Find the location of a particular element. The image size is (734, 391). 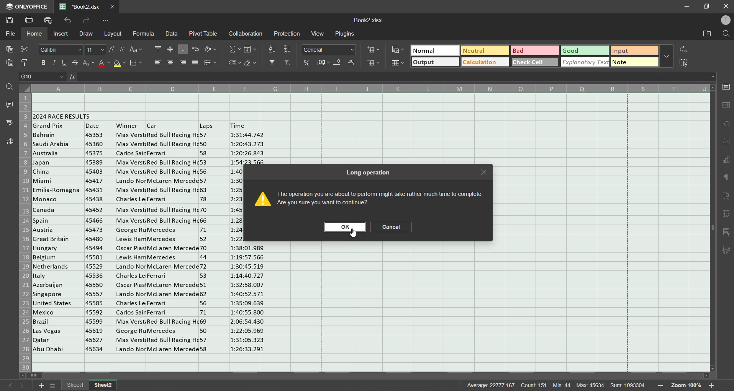

long operation is located at coordinates (367, 173).